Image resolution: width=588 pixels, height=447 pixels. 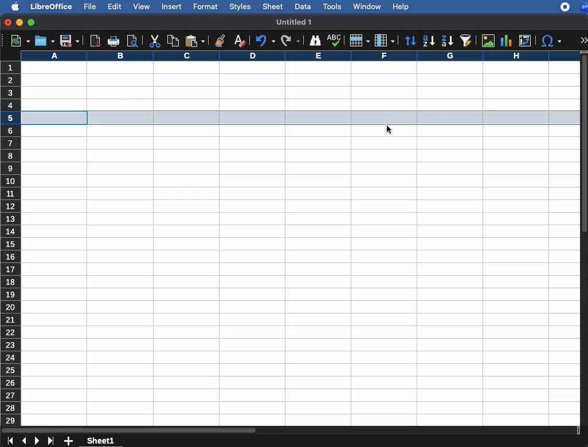 What do you see at coordinates (206, 7) in the screenshot?
I see `format` at bounding box center [206, 7].